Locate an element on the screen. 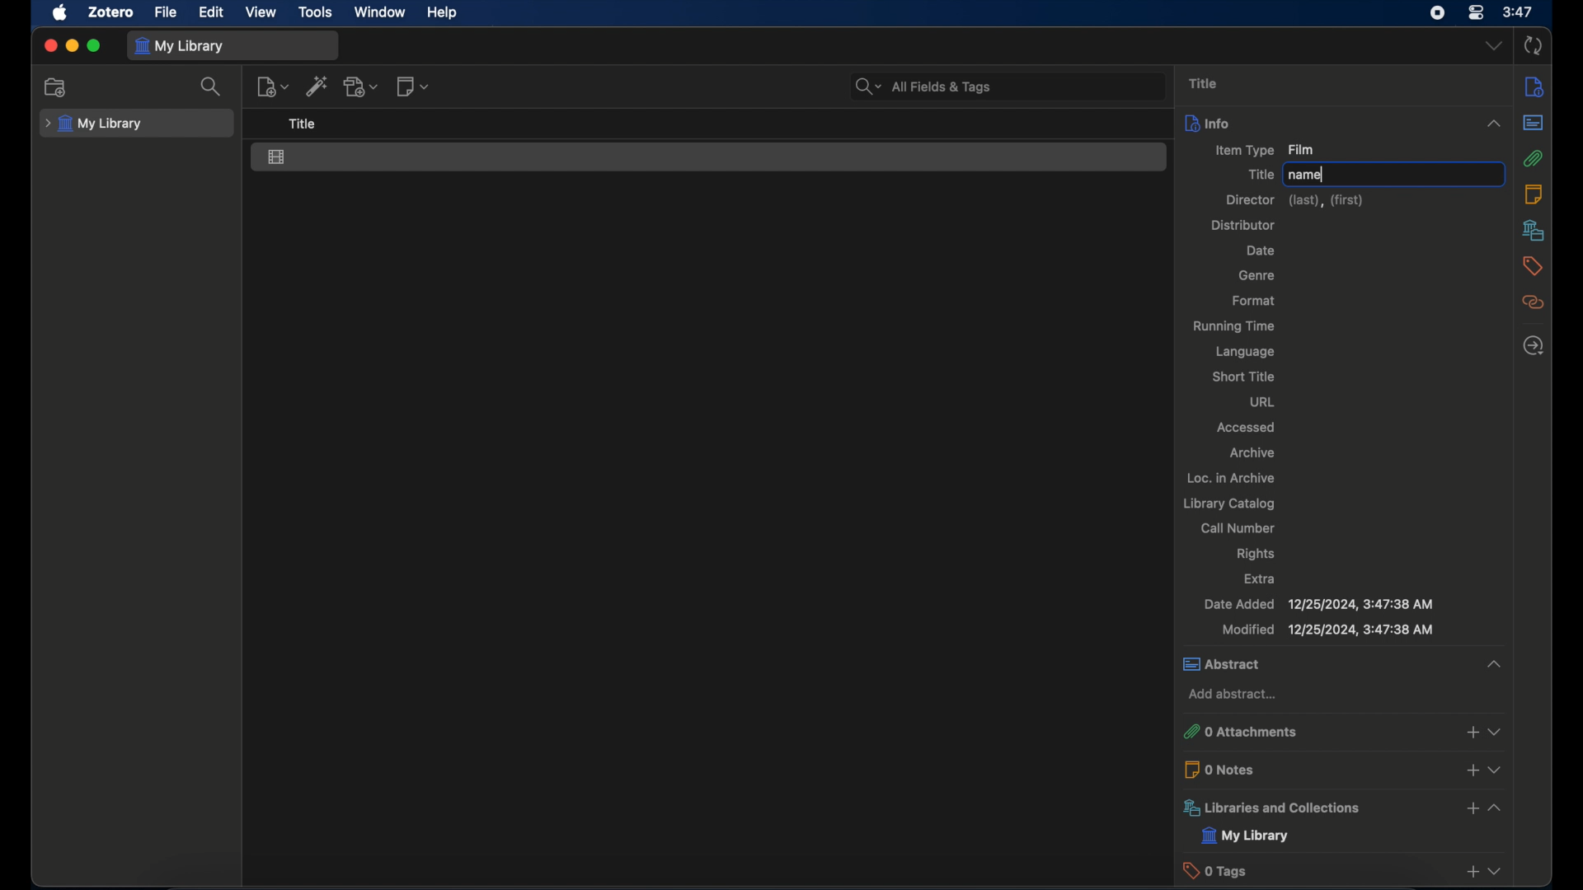 The width and height of the screenshot is (1583, 890). abstract is located at coordinates (1341, 664).